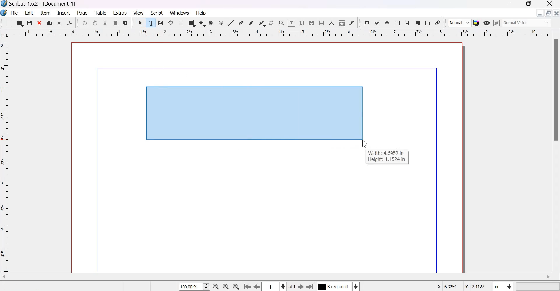  Describe the element at coordinates (4, 13) in the screenshot. I see `Logo` at that location.